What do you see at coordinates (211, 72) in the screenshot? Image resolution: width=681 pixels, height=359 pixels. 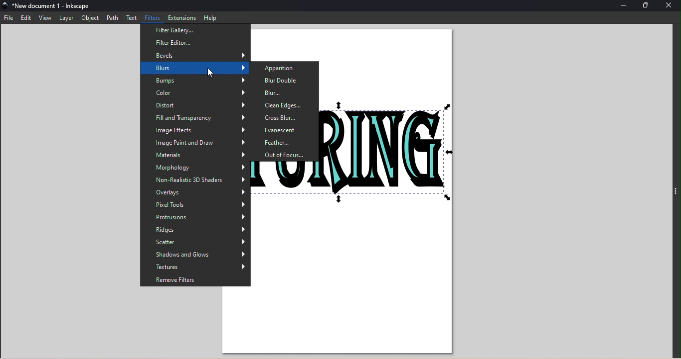 I see `cursor` at bounding box center [211, 72].